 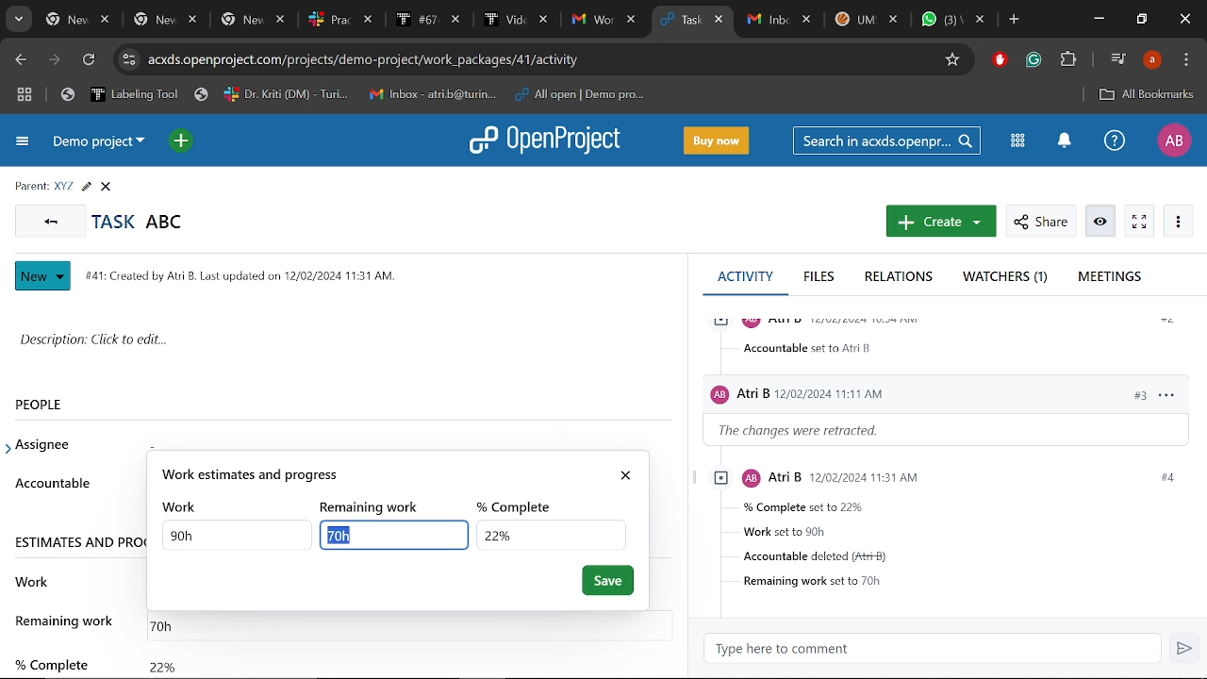 I want to click on Task infromstions, so click(x=948, y=529).